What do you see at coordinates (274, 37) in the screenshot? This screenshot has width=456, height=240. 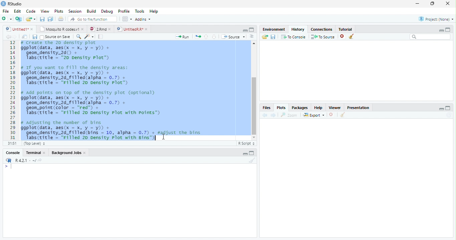 I see `save workspace` at bounding box center [274, 37].